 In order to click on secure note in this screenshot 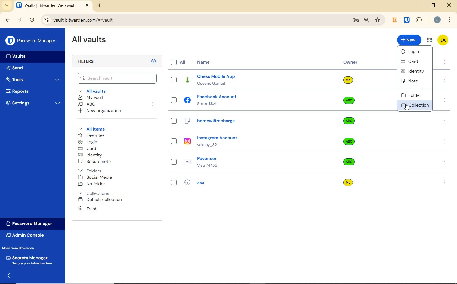, I will do `click(95, 162)`.